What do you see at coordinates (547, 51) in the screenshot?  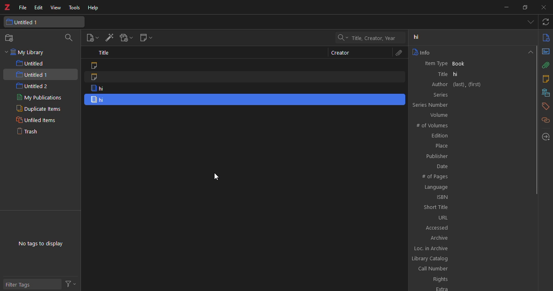 I see `abstract` at bounding box center [547, 51].